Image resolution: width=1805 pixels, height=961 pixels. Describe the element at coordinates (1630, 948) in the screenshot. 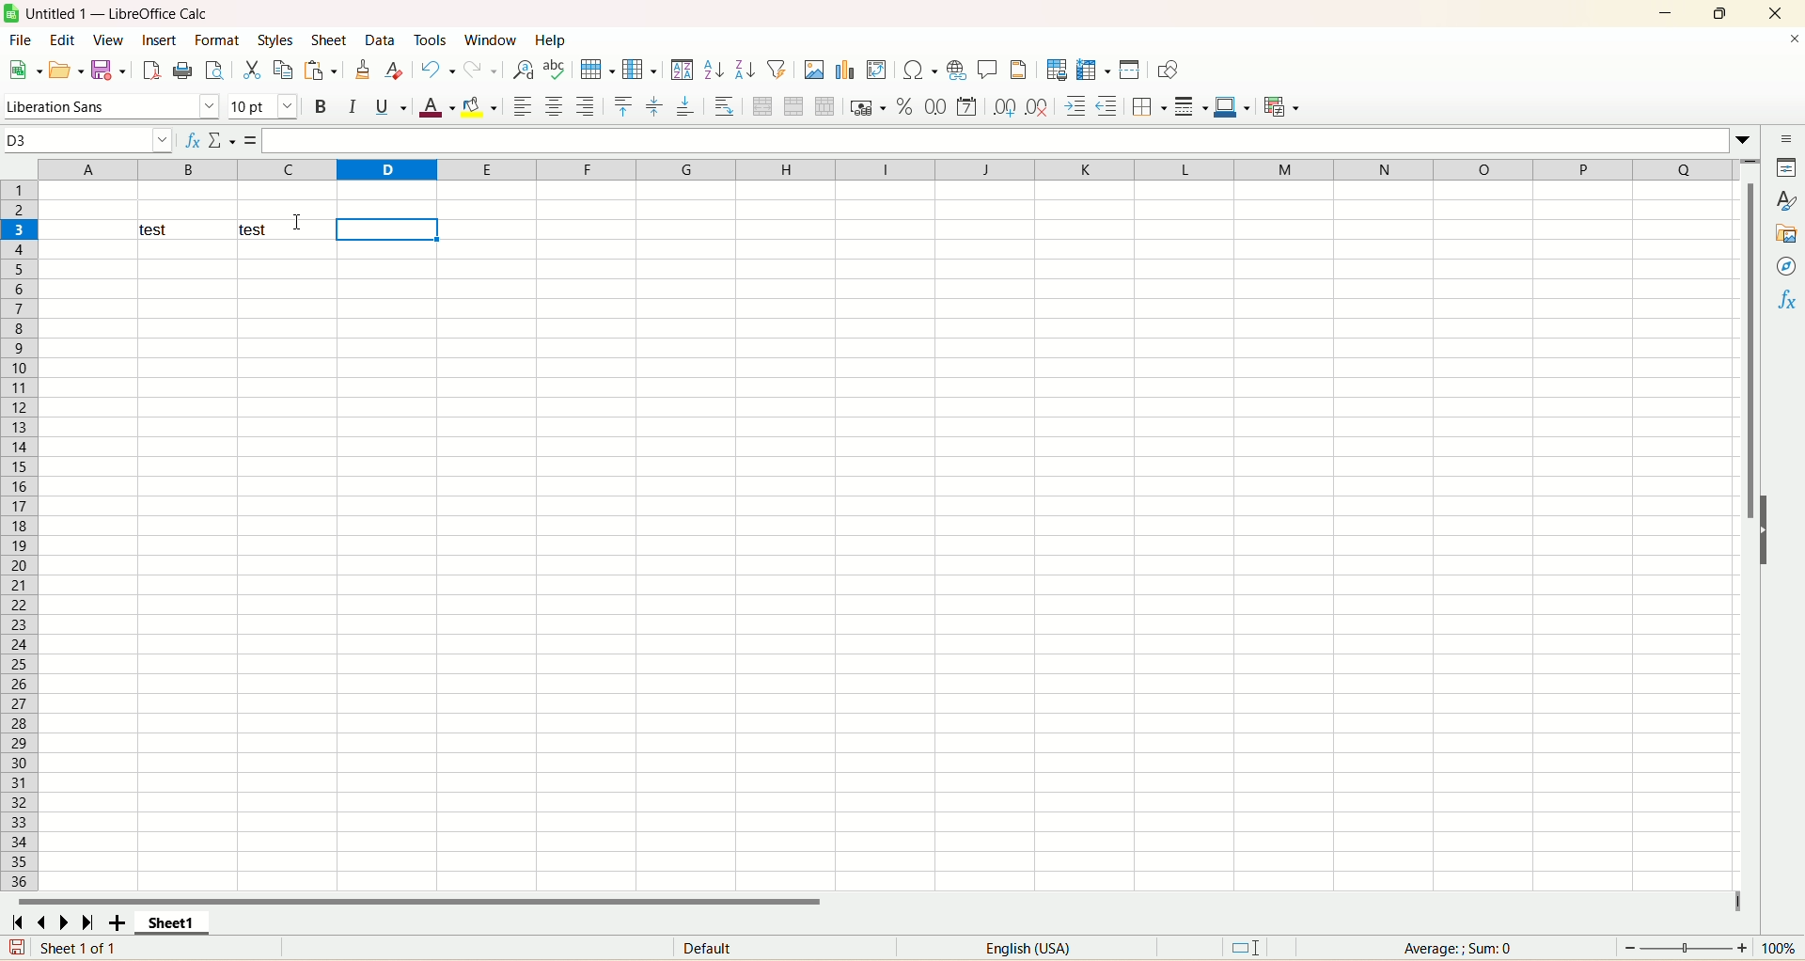

I see `Zoom out` at that location.